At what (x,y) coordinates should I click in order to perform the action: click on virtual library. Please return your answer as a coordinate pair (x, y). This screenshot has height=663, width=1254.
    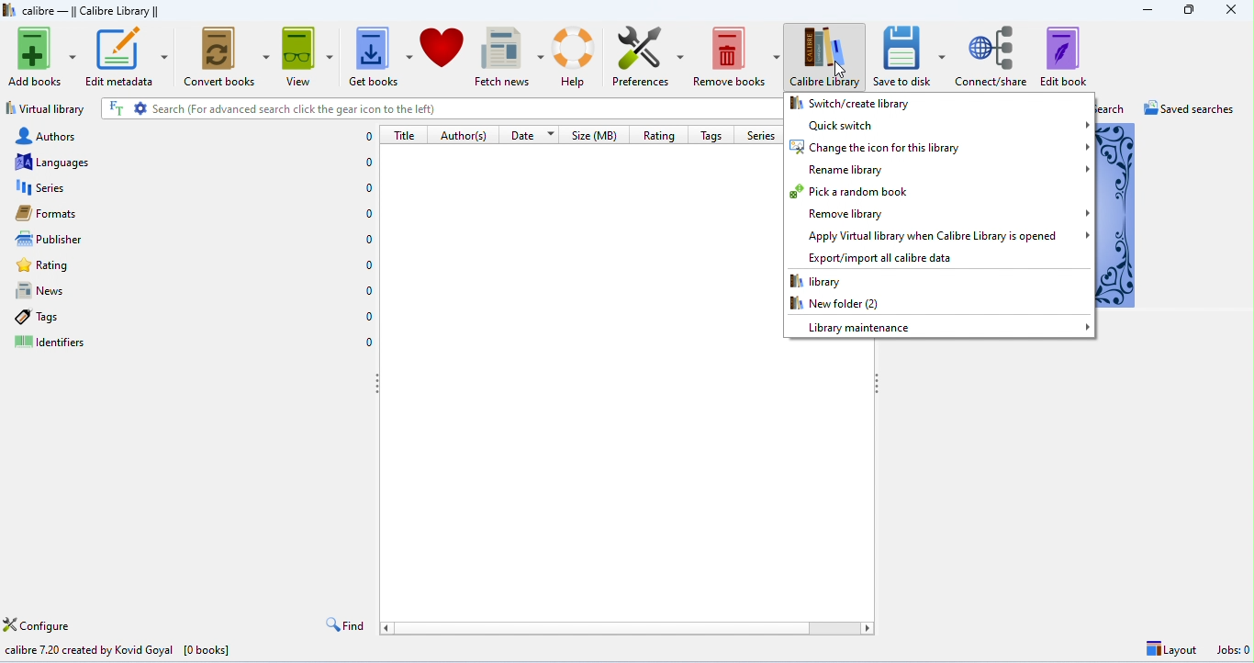
    Looking at the image, I should click on (46, 108).